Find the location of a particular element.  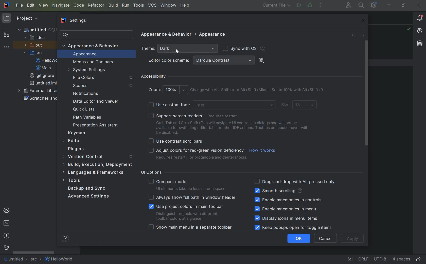

.GITIGNORE is located at coordinates (43, 76).